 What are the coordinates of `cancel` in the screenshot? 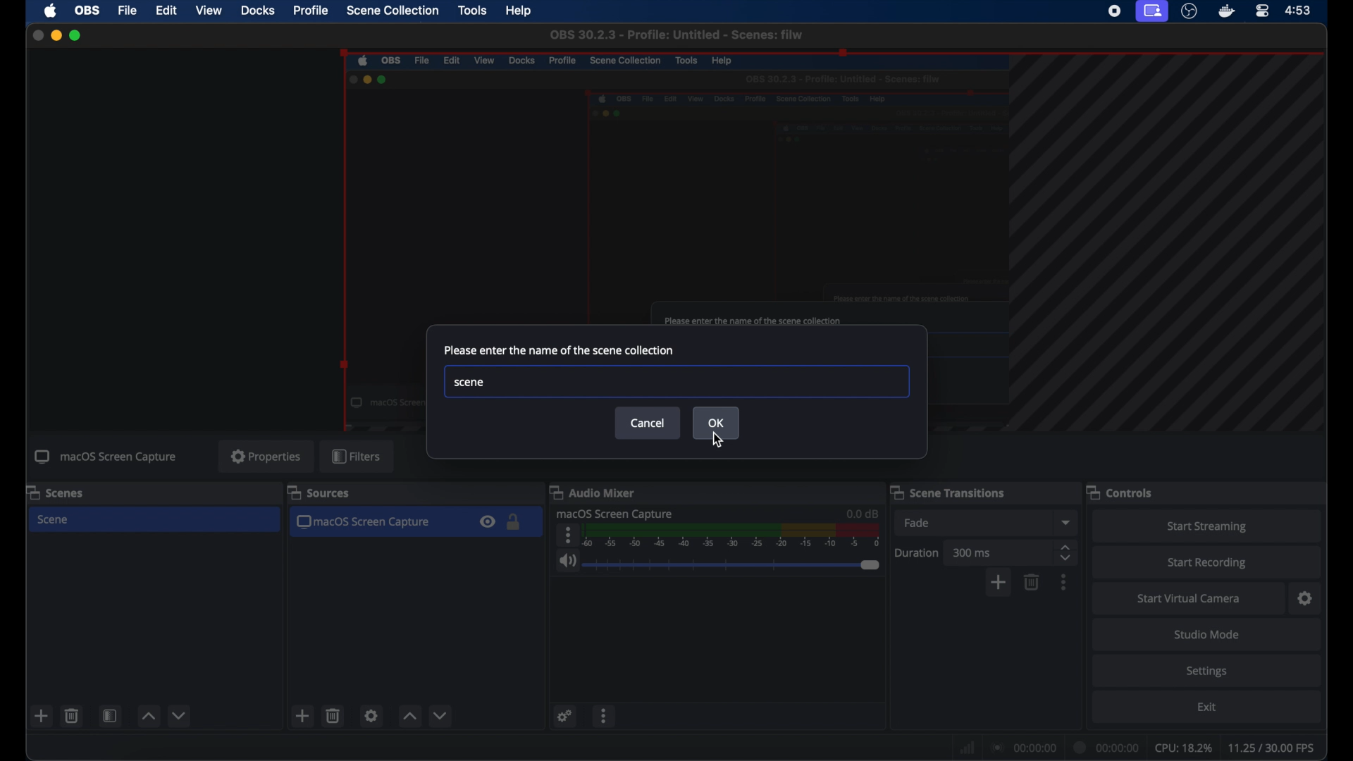 It's located at (648, 423).